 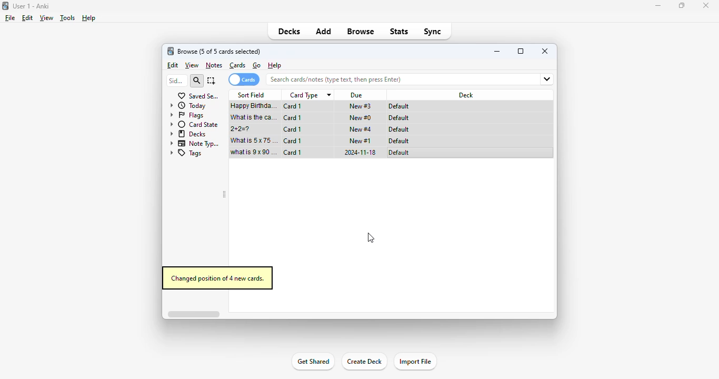 I want to click on logo, so click(x=5, y=6).